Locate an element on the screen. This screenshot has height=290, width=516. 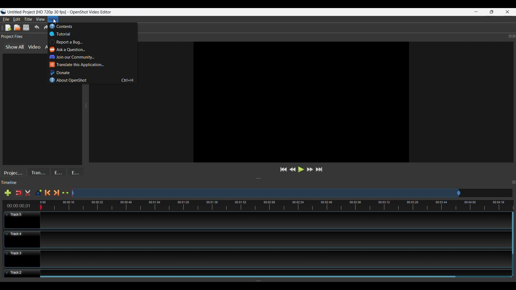
Redo is located at coordinates (46, 28).